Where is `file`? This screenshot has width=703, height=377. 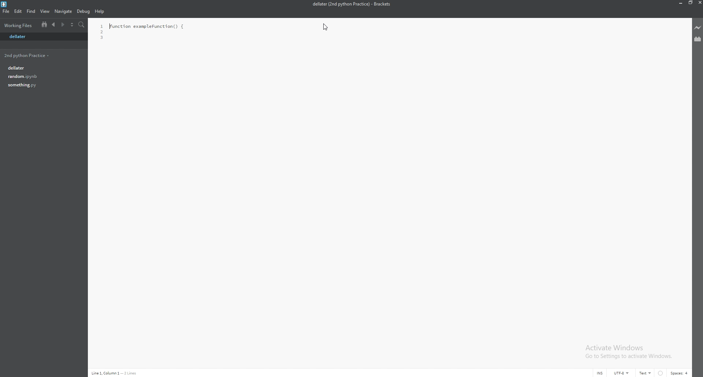 file is located at coordinates (6, 11).